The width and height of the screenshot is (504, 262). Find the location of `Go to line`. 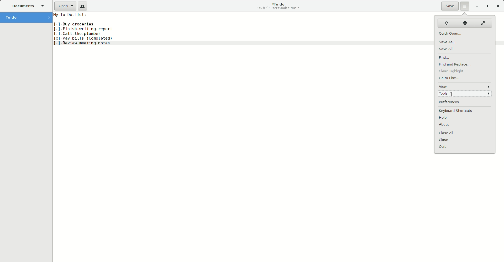

Go to line is located at coordinates (449, 78).